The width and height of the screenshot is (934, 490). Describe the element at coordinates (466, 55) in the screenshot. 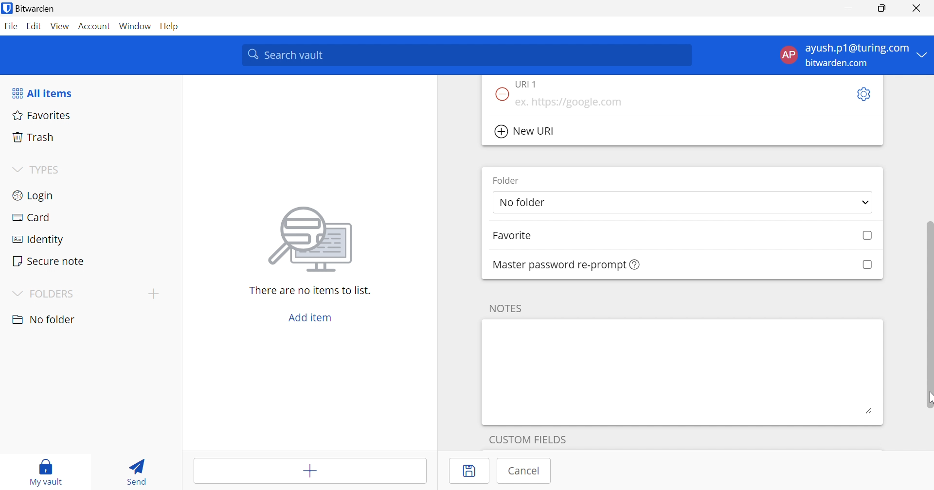

I see `Search vault` at that location.